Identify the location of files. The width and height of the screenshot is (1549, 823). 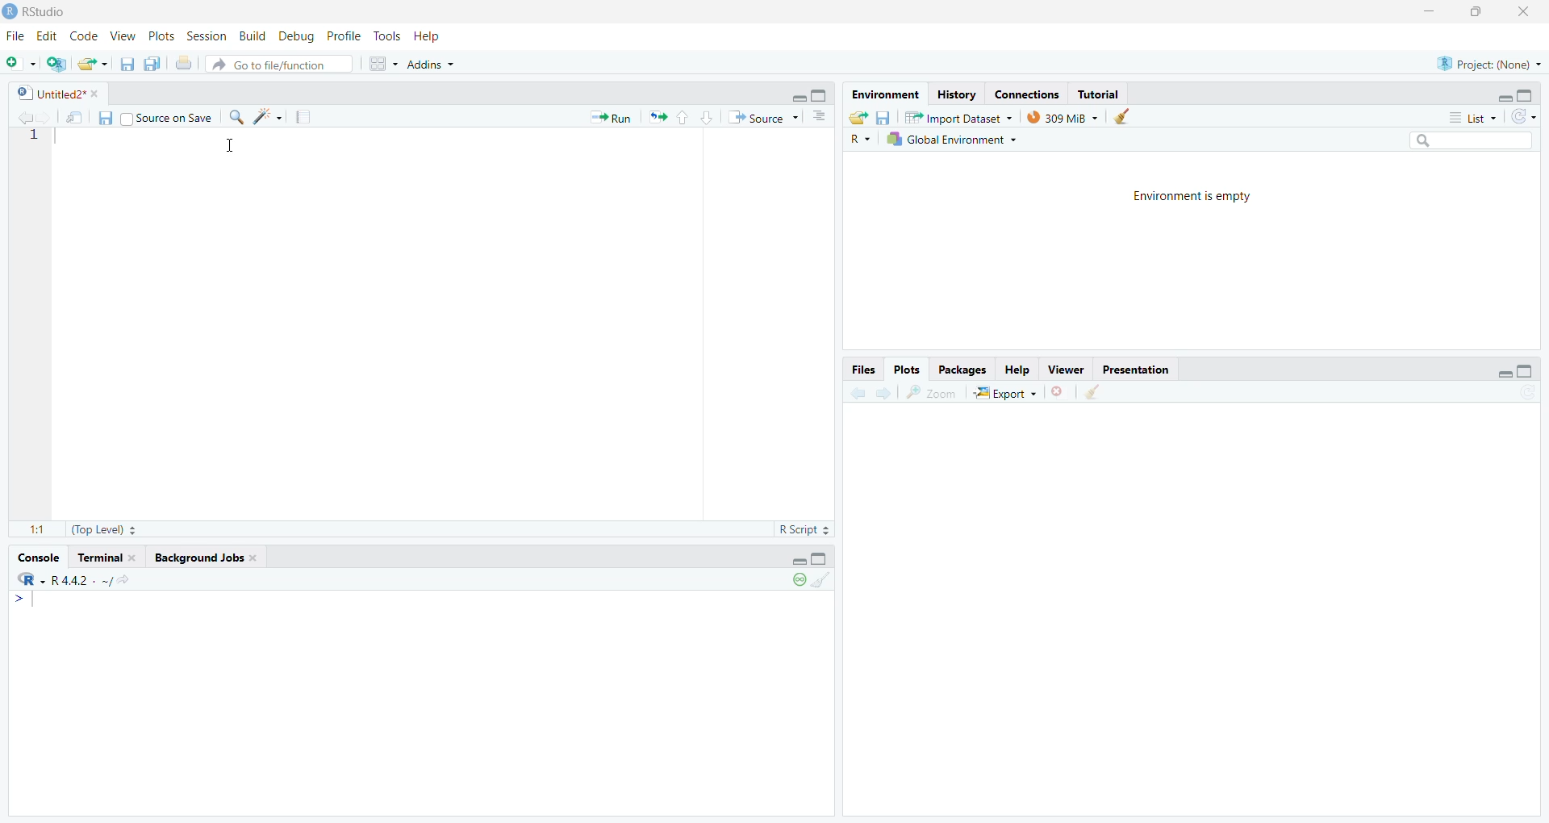
(123, 65).